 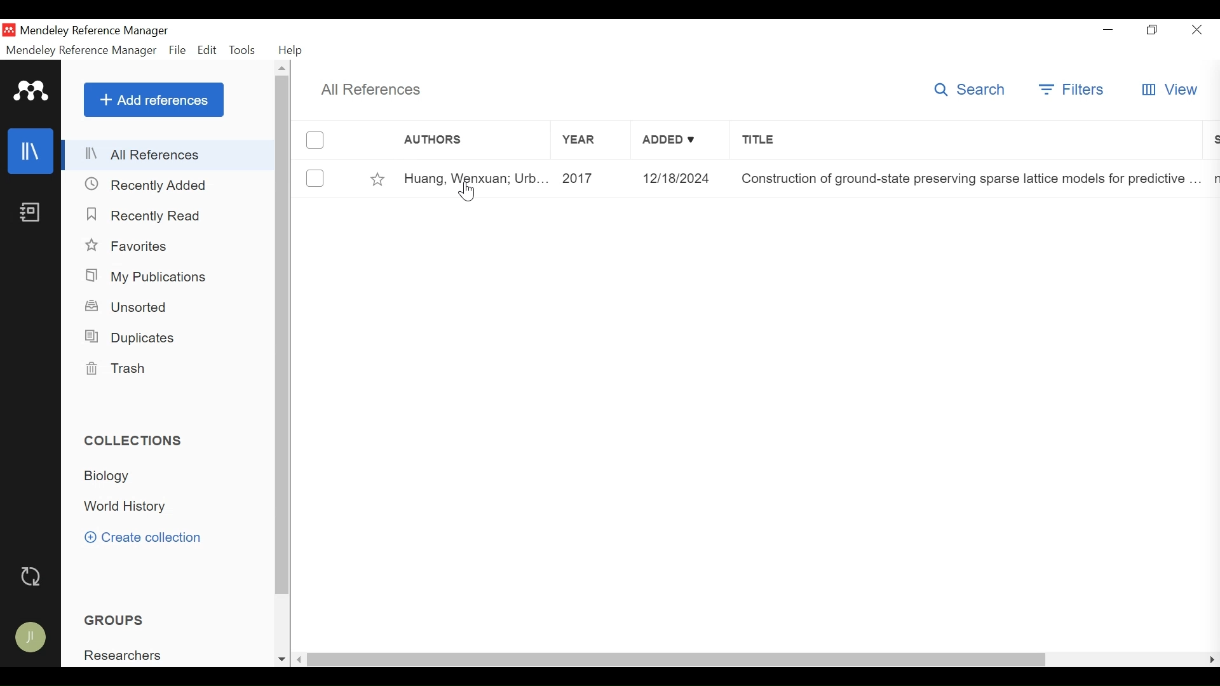 I want to click on Added, so click(x=681, y=140).